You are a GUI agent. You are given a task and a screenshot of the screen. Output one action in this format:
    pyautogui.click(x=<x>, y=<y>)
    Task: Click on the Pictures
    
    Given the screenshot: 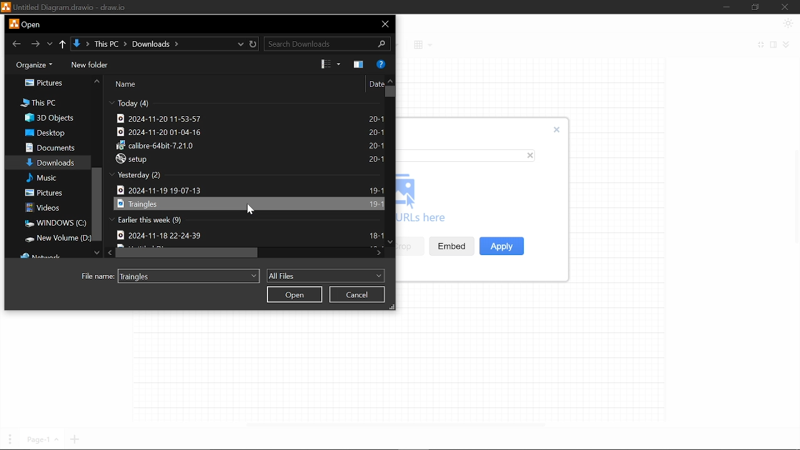 What is the action you would take?
    pyautogui.click(x=39, y=192)
    